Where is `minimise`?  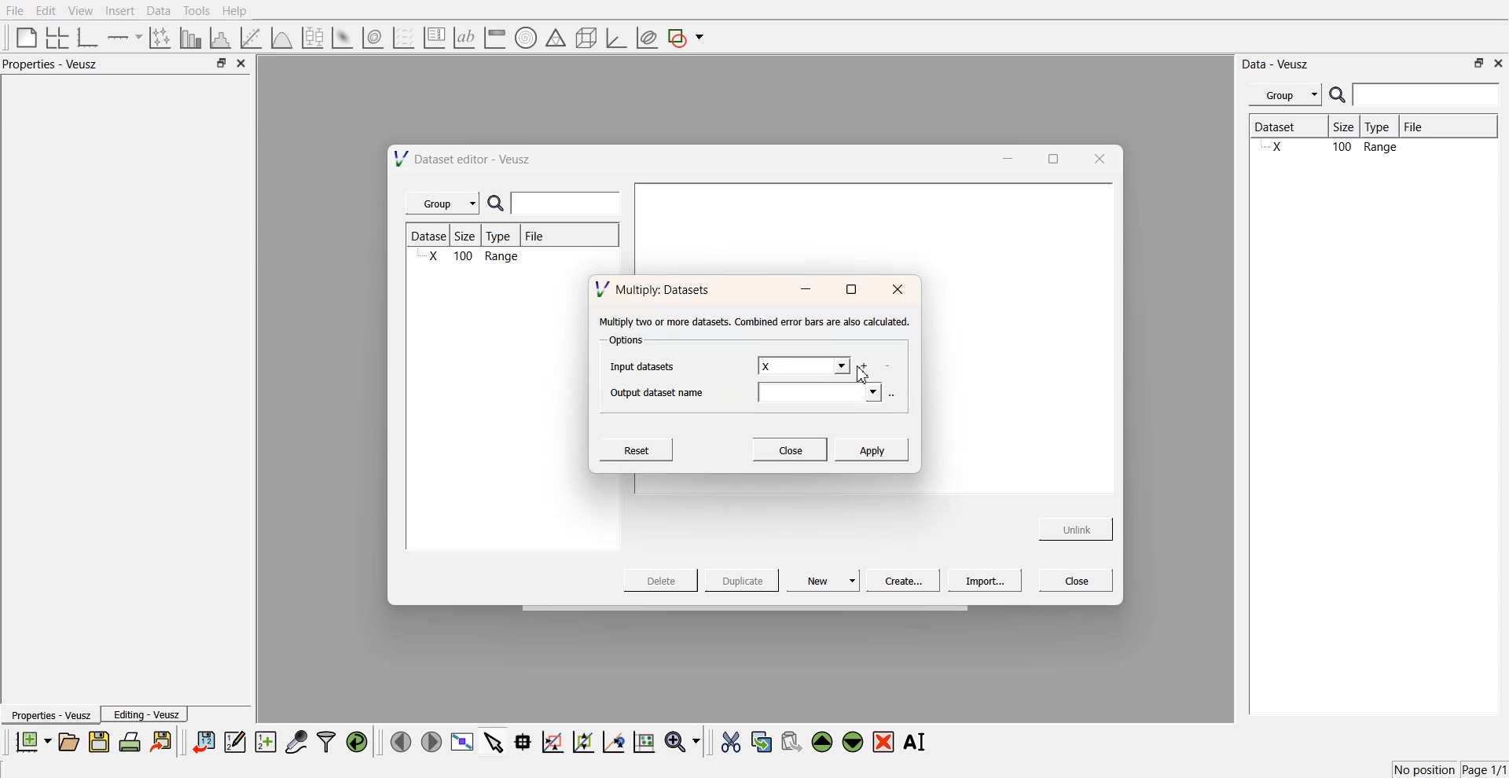 minimise is located at coordinates (1004, 157).